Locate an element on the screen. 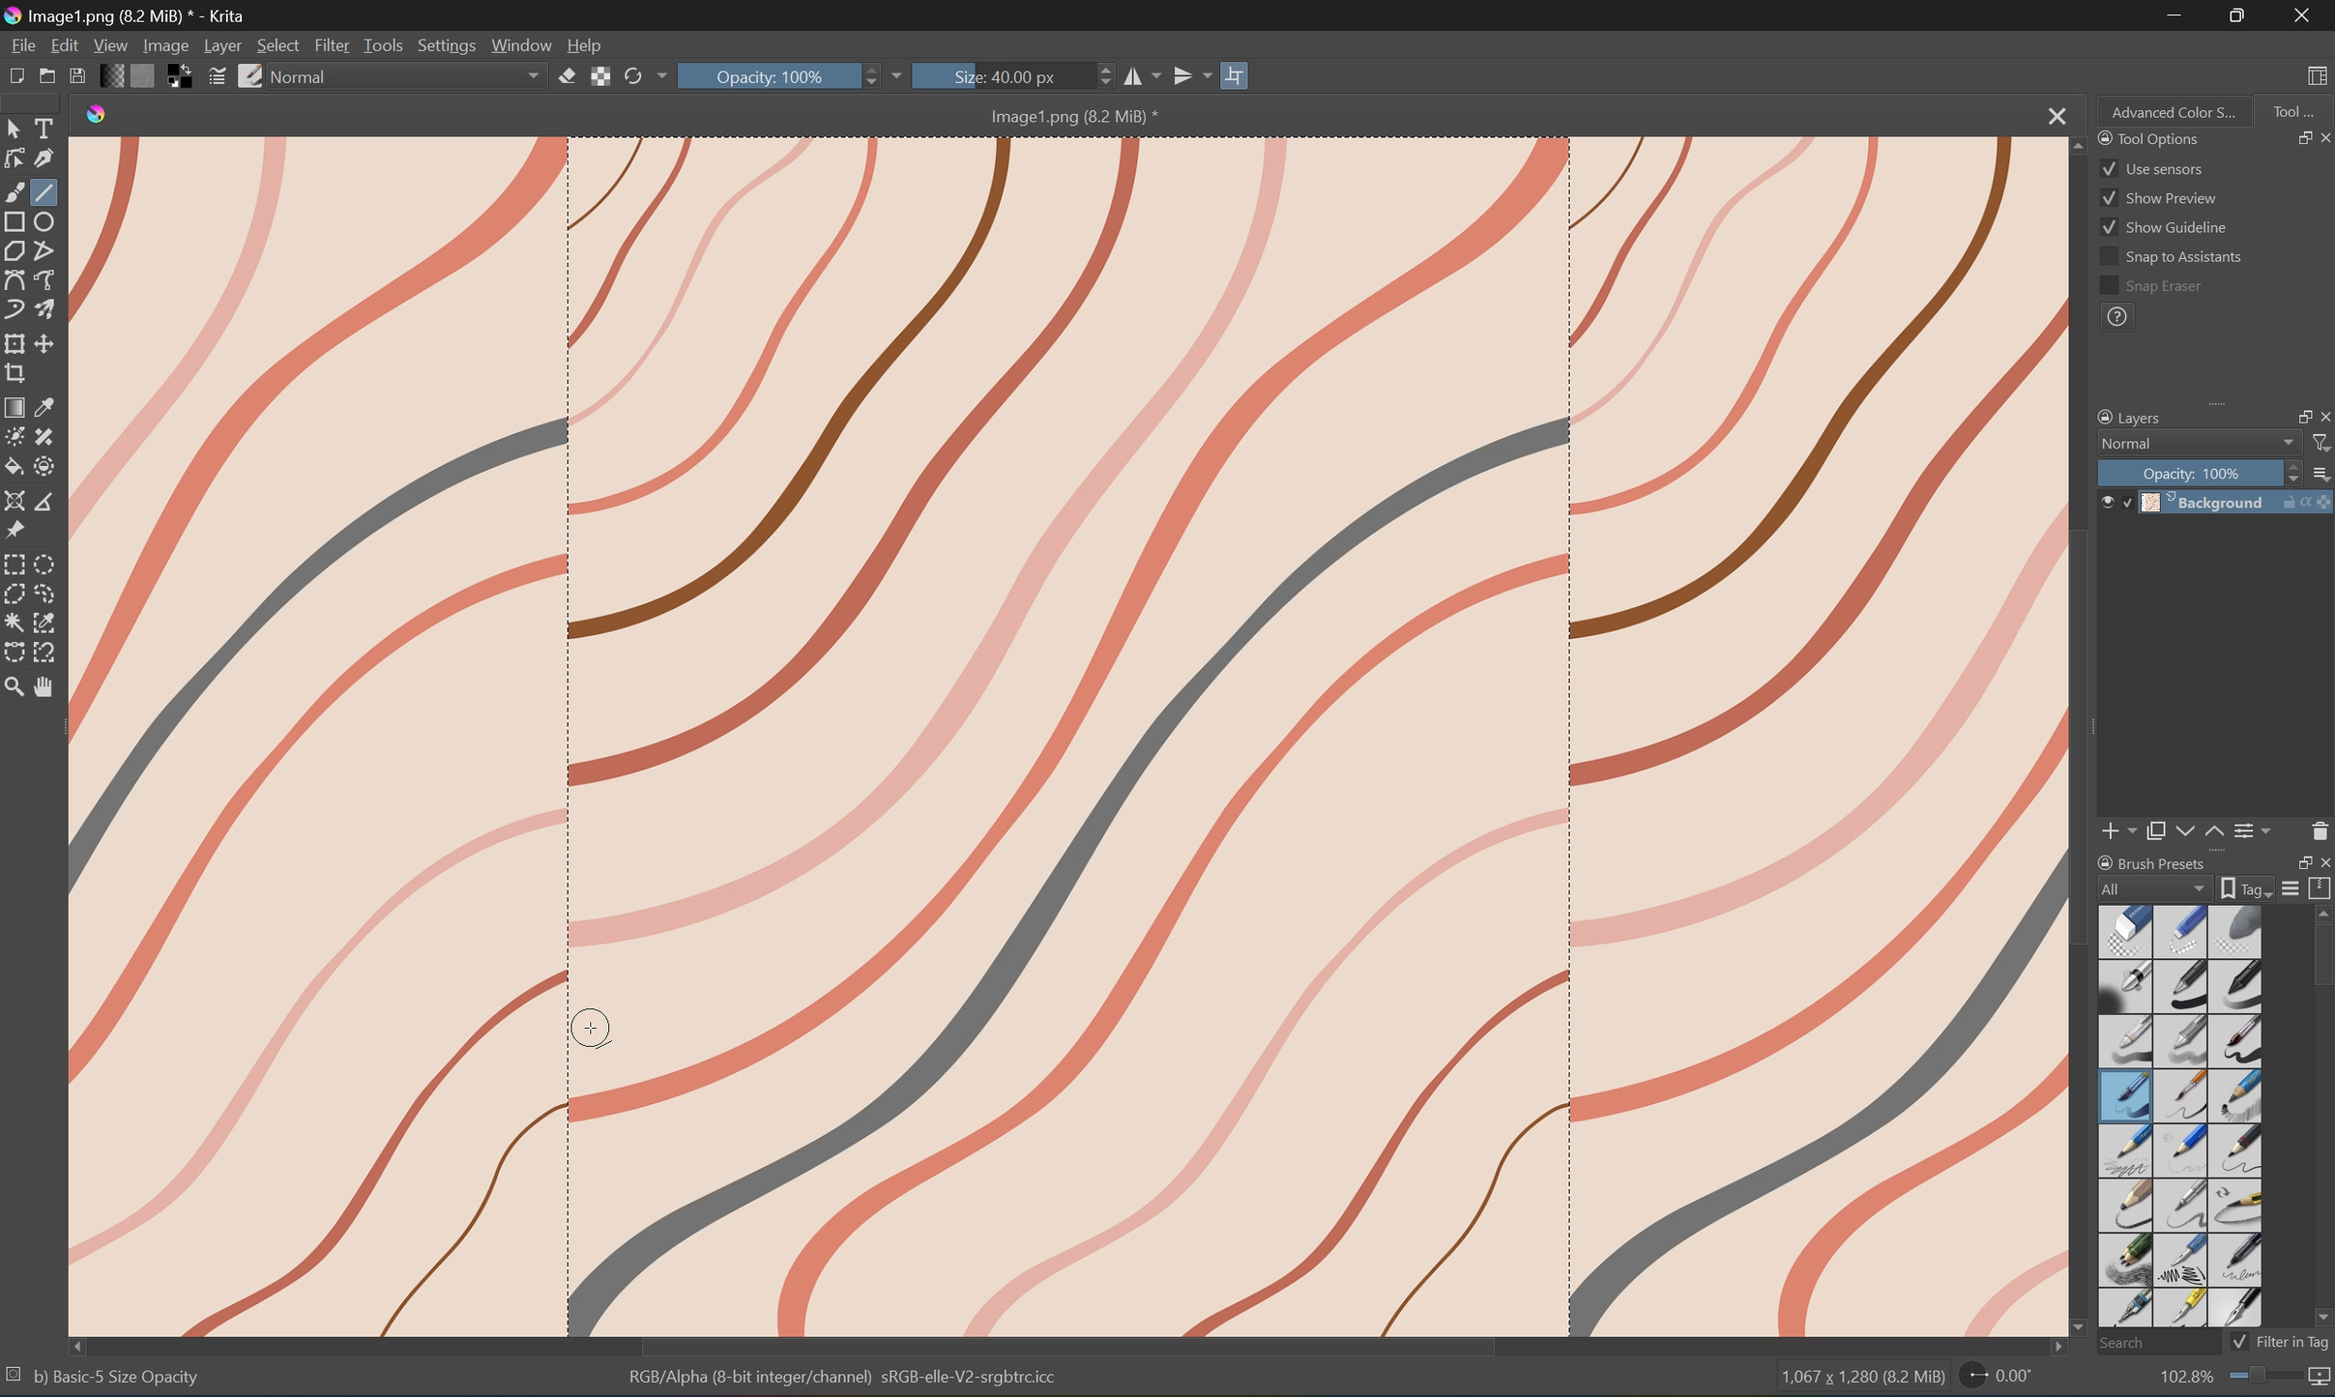 This screenshot has height=1397, width=2335. bj Basic- 5 Size Opacity is located at coordinates (117, 1376).